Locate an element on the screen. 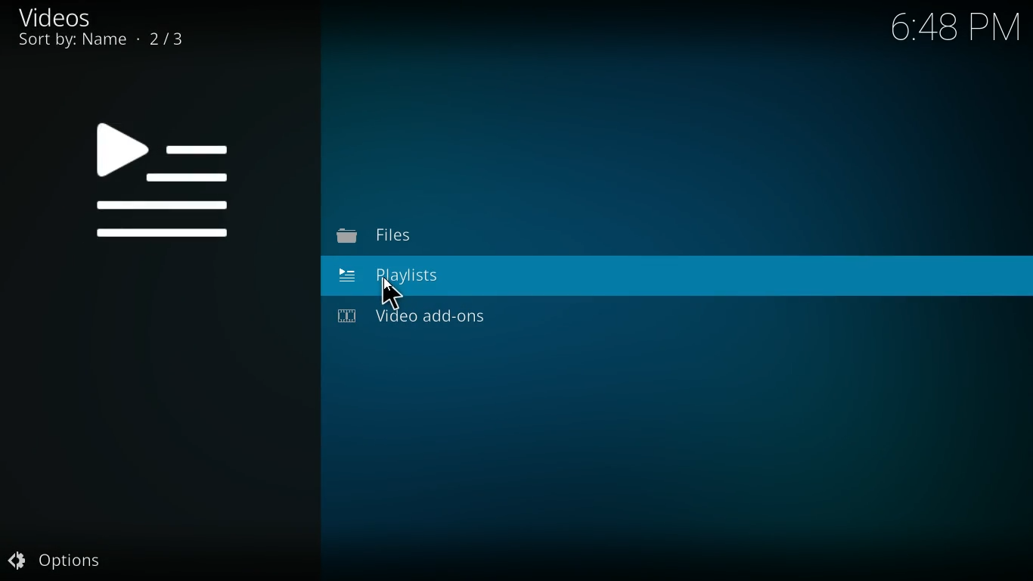  cursor is located at coordinates (392, 294).